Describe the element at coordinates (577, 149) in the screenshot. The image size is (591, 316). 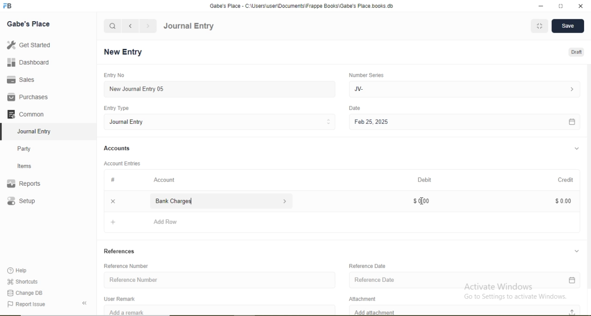
I see `collapse/expand` at that location.